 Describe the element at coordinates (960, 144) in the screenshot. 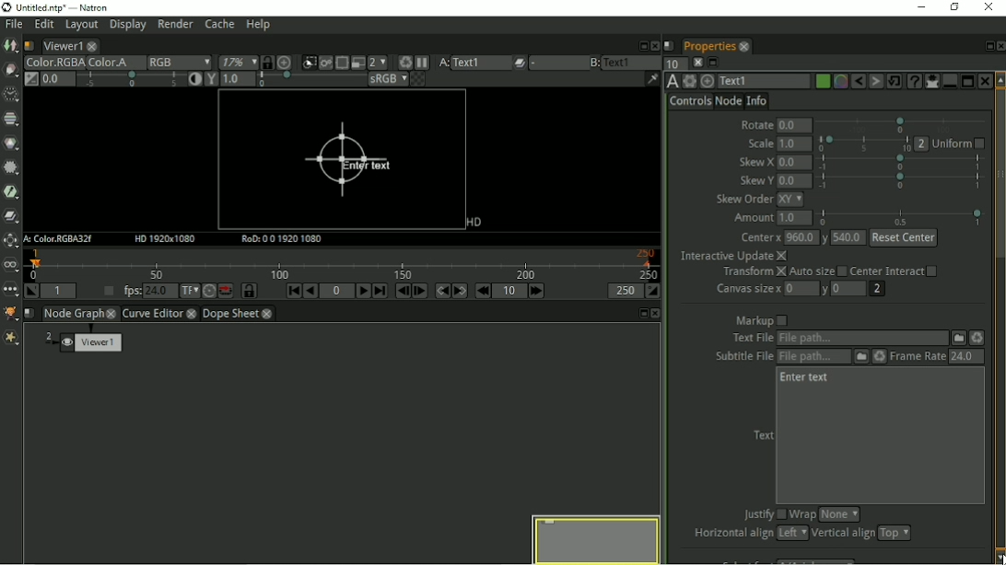

I see `Uniform` at that location.